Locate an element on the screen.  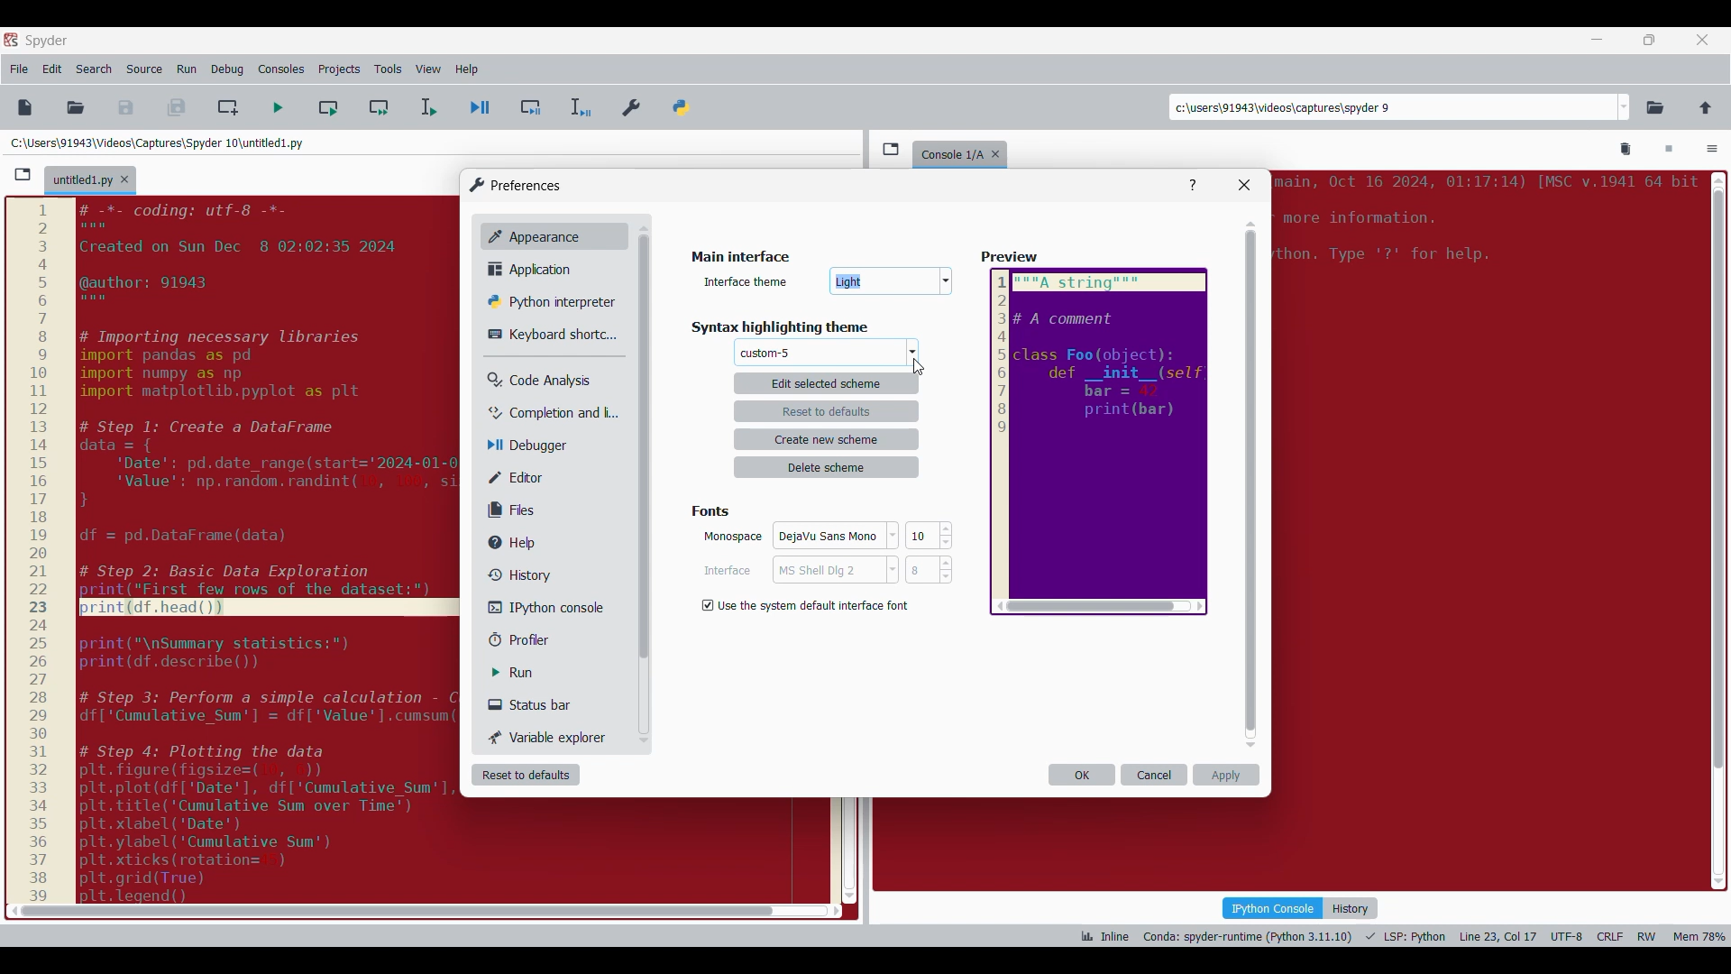
Close tab is located at coordinates (1702, 40).